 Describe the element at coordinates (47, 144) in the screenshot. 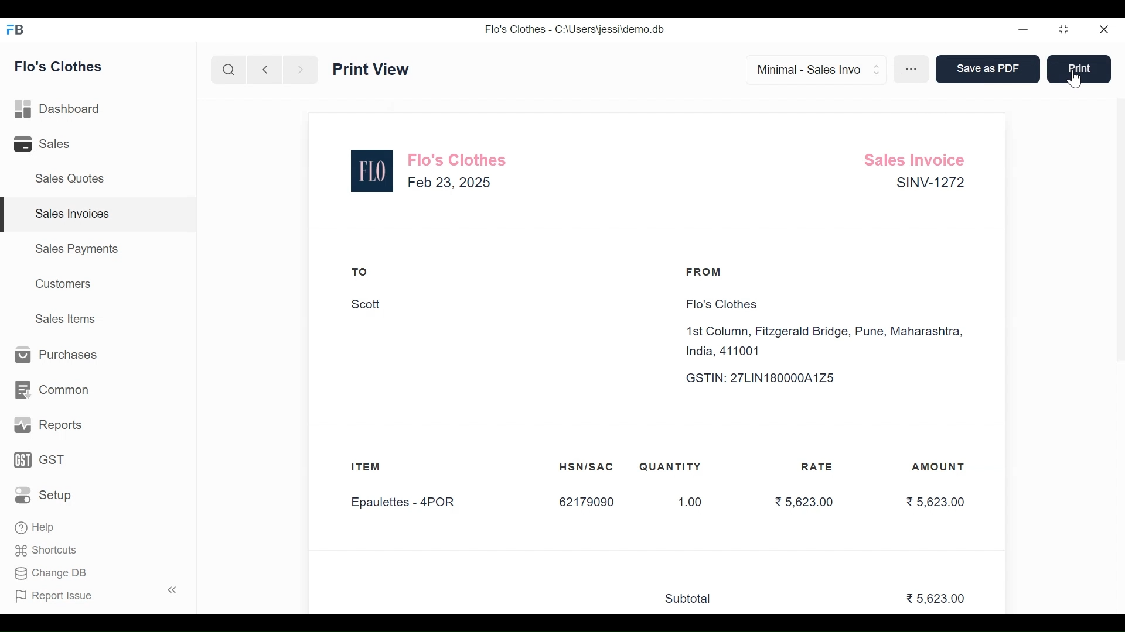

I see `Sales` at that location.